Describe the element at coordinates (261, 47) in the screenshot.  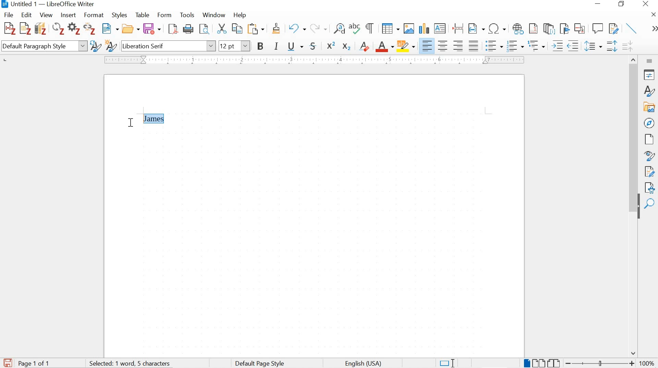
I see `bold` at that location.